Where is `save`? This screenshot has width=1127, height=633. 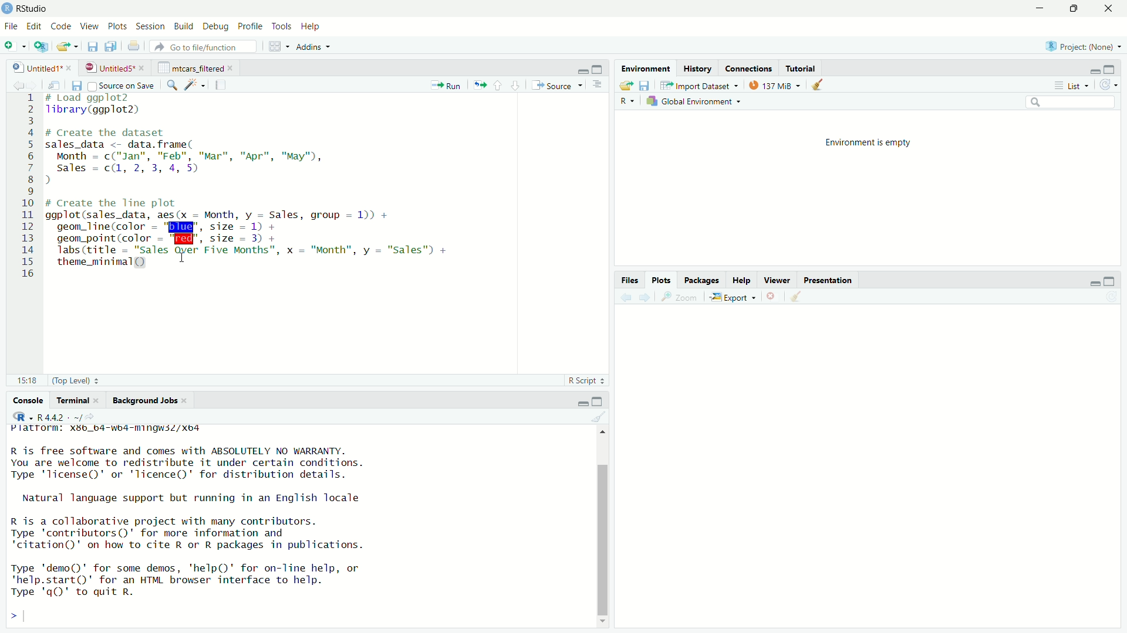
save is located at coordinates (78, 86).